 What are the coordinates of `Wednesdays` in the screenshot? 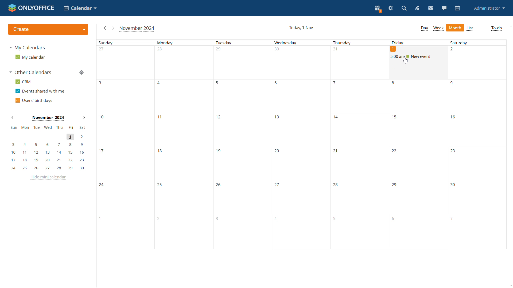 It's located at (300, 145).